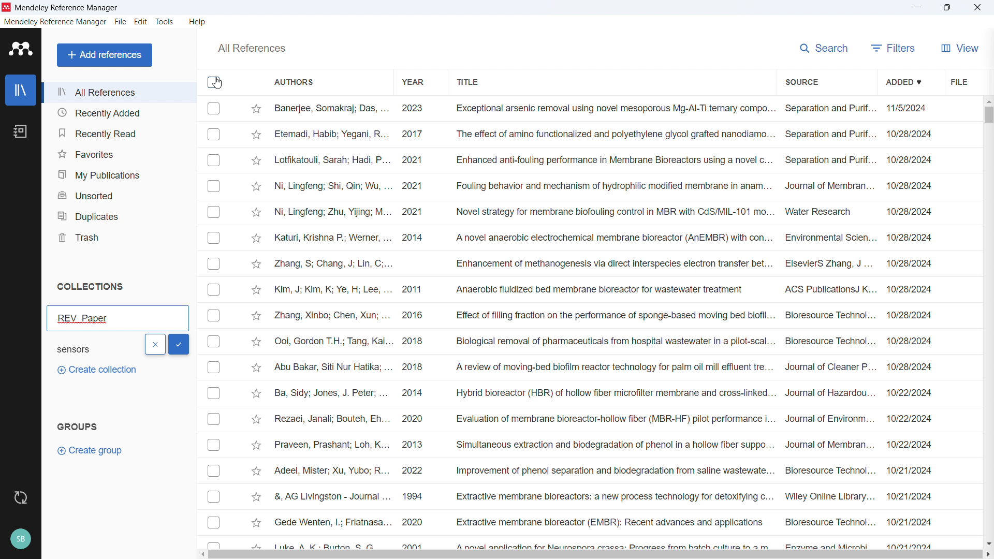  I want to click on Added, so click(905, 81).